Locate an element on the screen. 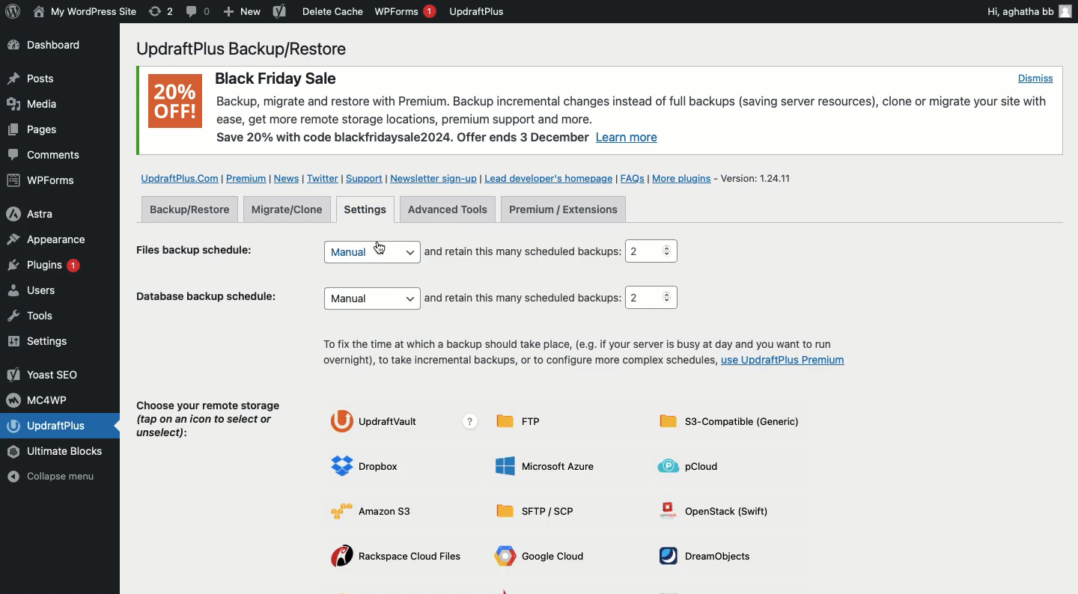  Premium extensions is located at coordinates (563, 210).